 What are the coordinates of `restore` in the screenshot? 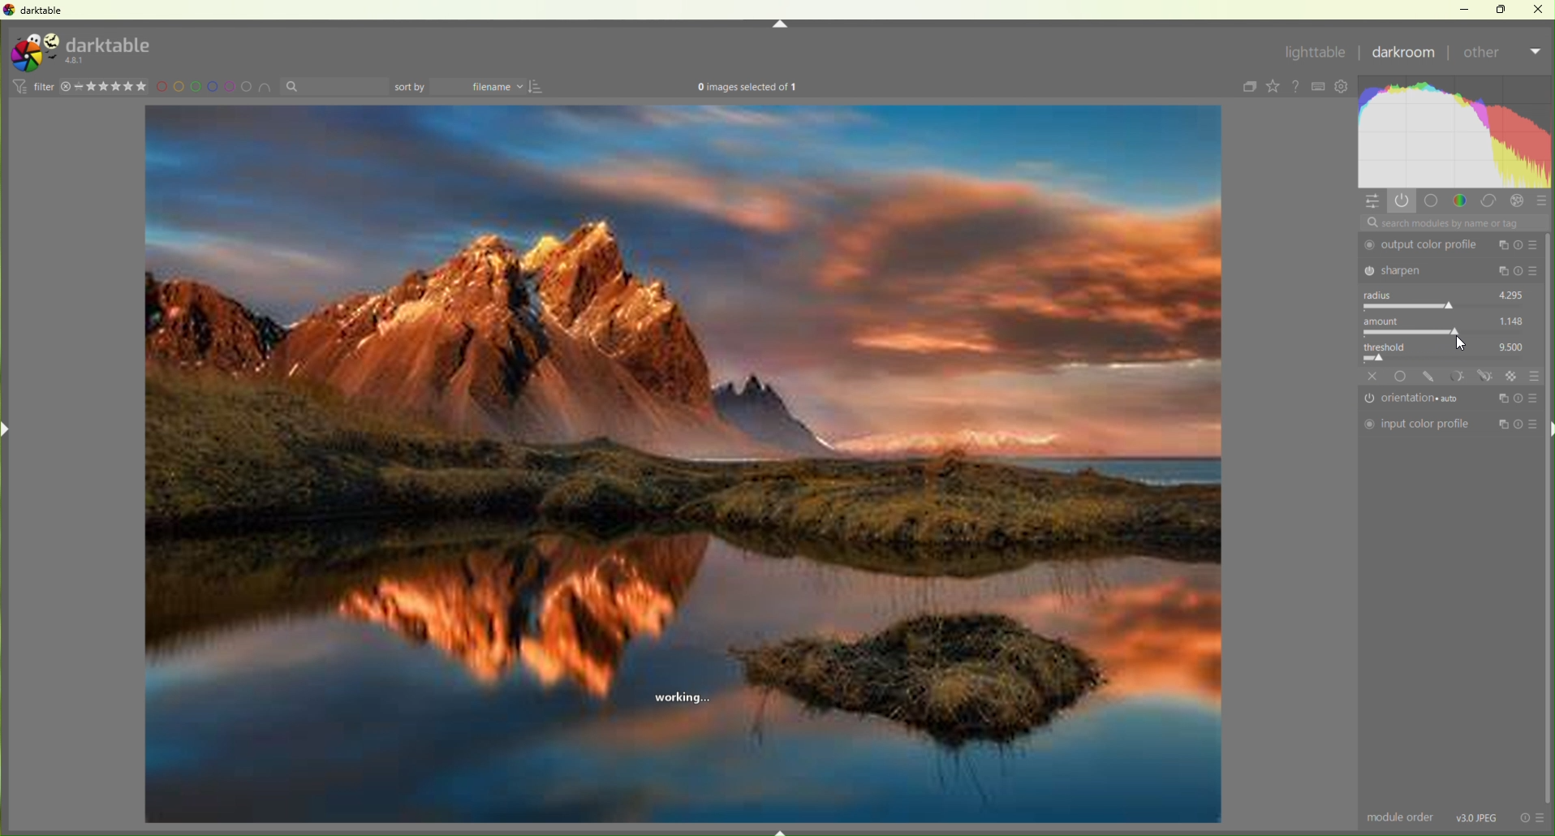 It's located at (1503, 8).